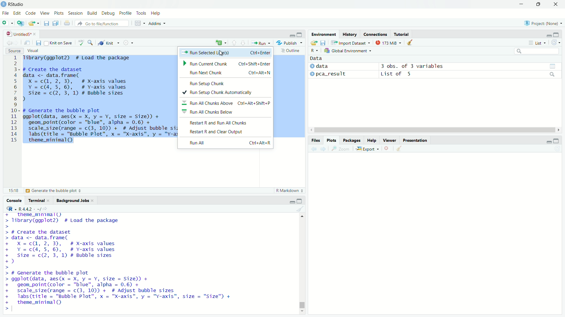 The image size is (565, 317). Describe the element at coordinates (139, 23) in the screenshot. I see `workspace panes` at that location.